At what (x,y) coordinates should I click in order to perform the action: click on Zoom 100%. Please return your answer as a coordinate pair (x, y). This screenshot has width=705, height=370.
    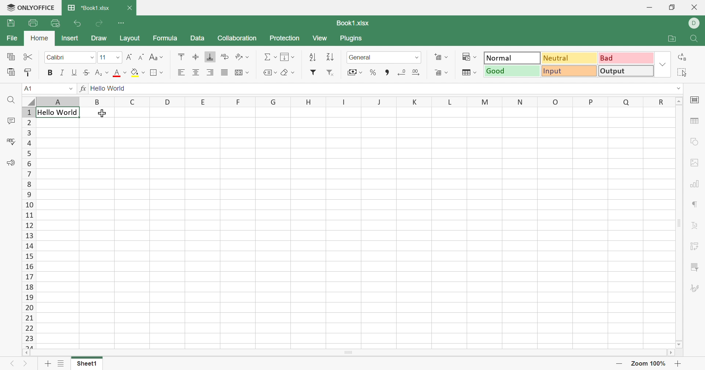
    Looking at the image, I should click on (649, 363).